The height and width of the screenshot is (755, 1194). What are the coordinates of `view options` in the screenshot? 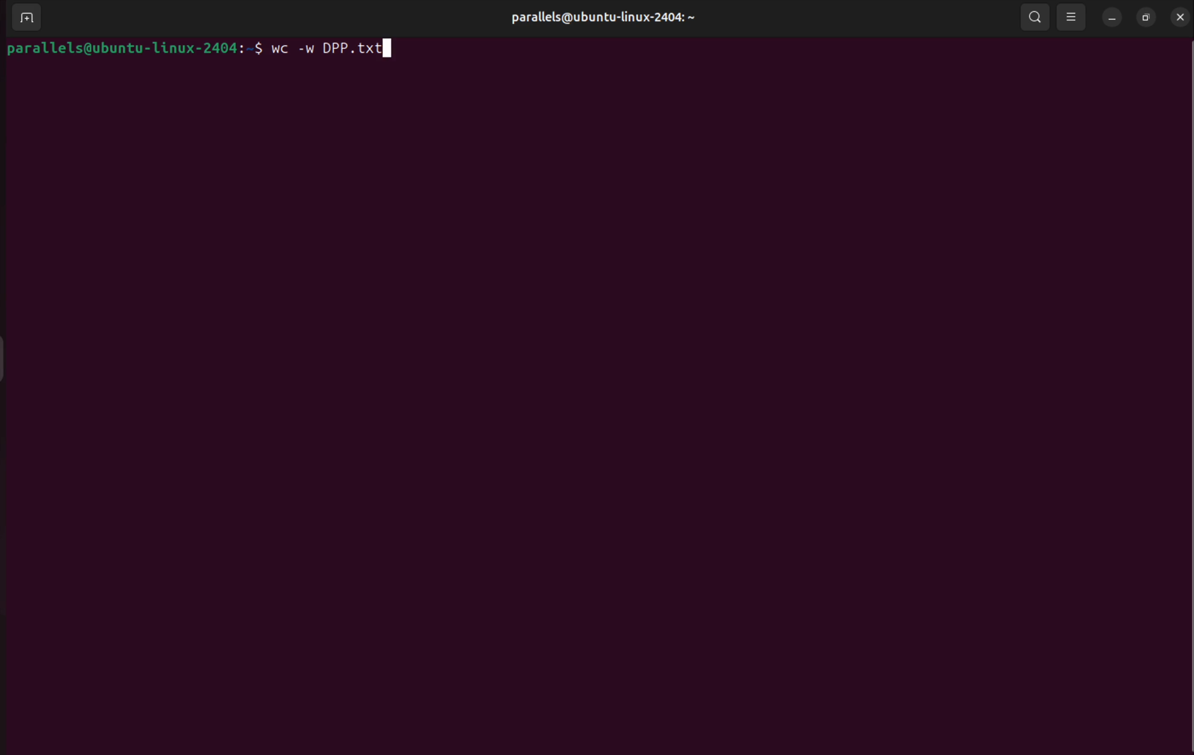 It's located at (1074, 18).